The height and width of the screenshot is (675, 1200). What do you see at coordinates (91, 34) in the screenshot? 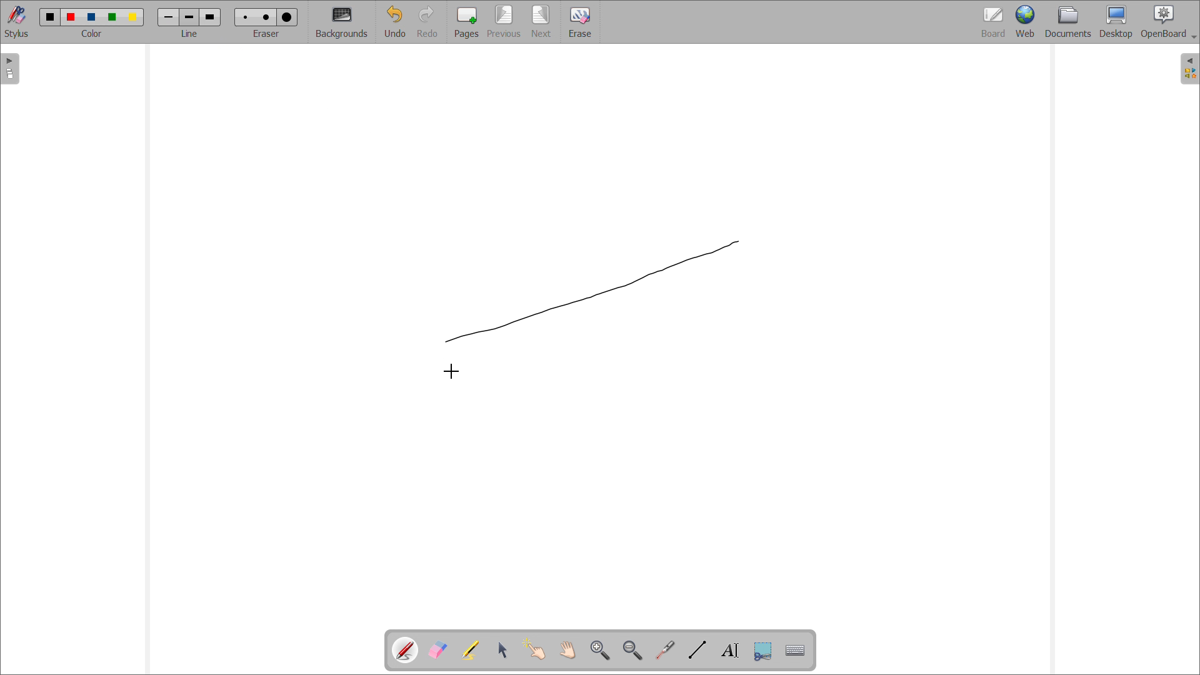
I see `select color` at bounding box center [91, 34].